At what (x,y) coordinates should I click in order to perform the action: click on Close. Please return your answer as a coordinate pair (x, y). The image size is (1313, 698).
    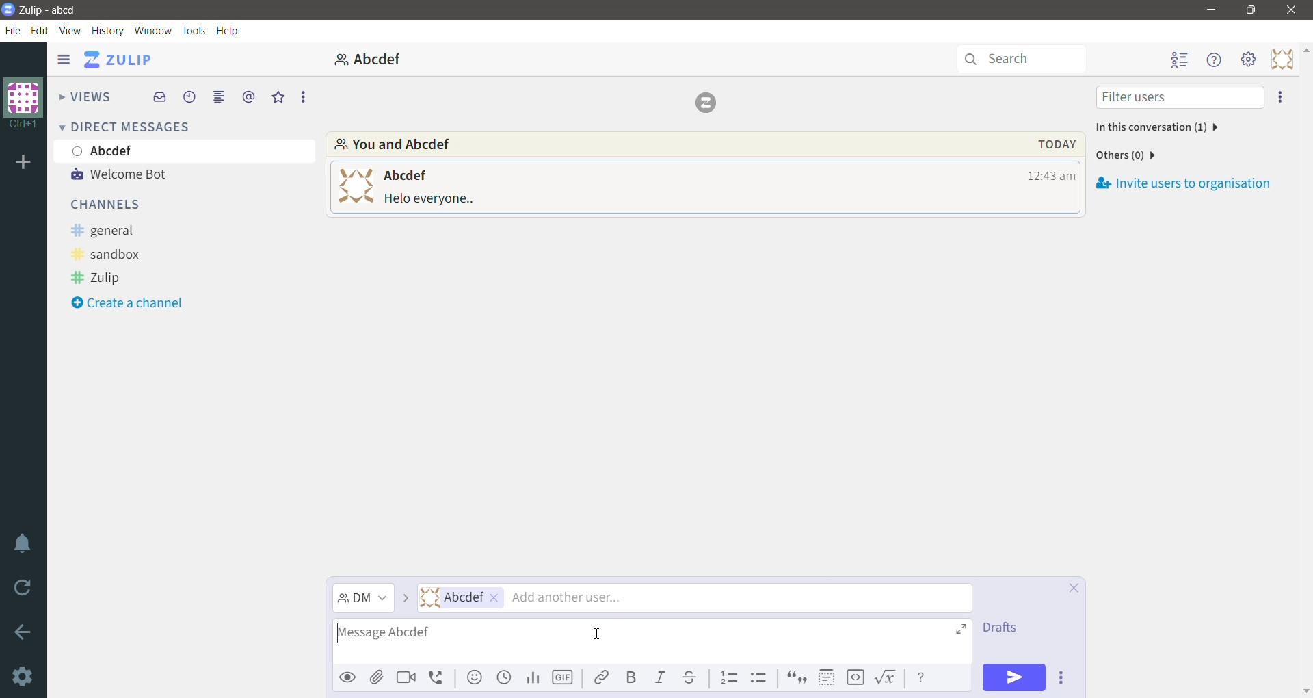
    Looking at the image, I should click on (1292, 10).